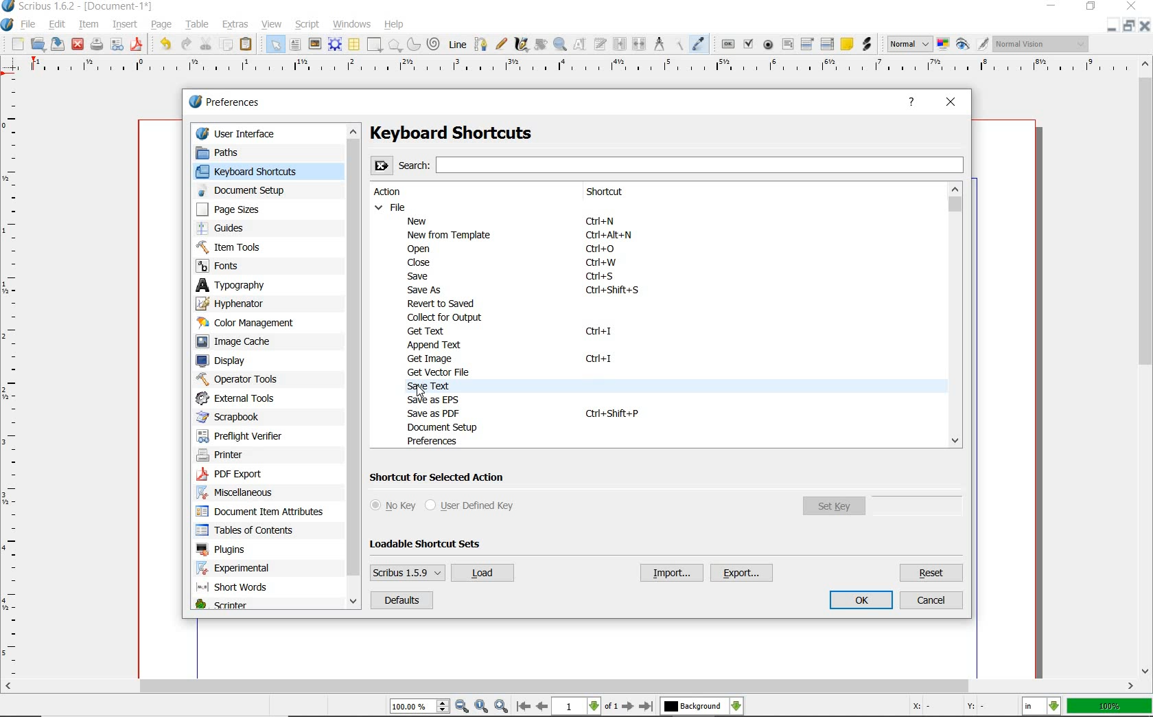 This screenshot has width=1153, height=717. Describe the element at coordinates (240, 434) in the screenshot. I see `preflight verifier` at that location.